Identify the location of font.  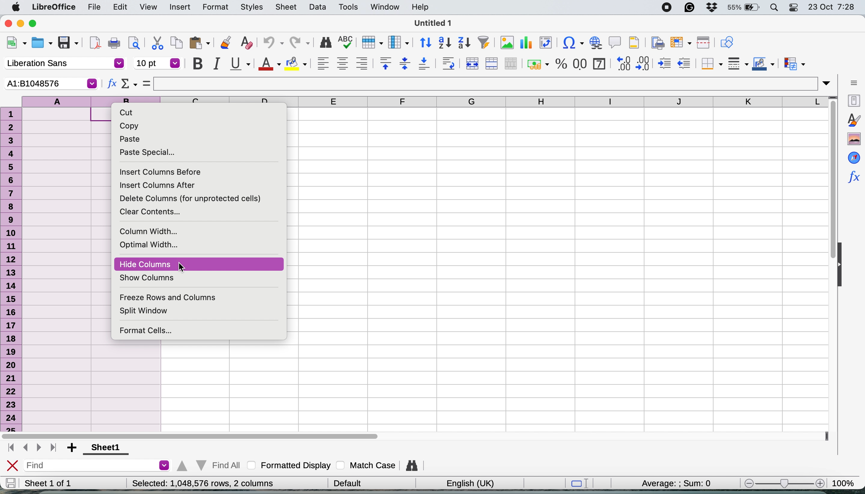
(61, 63).